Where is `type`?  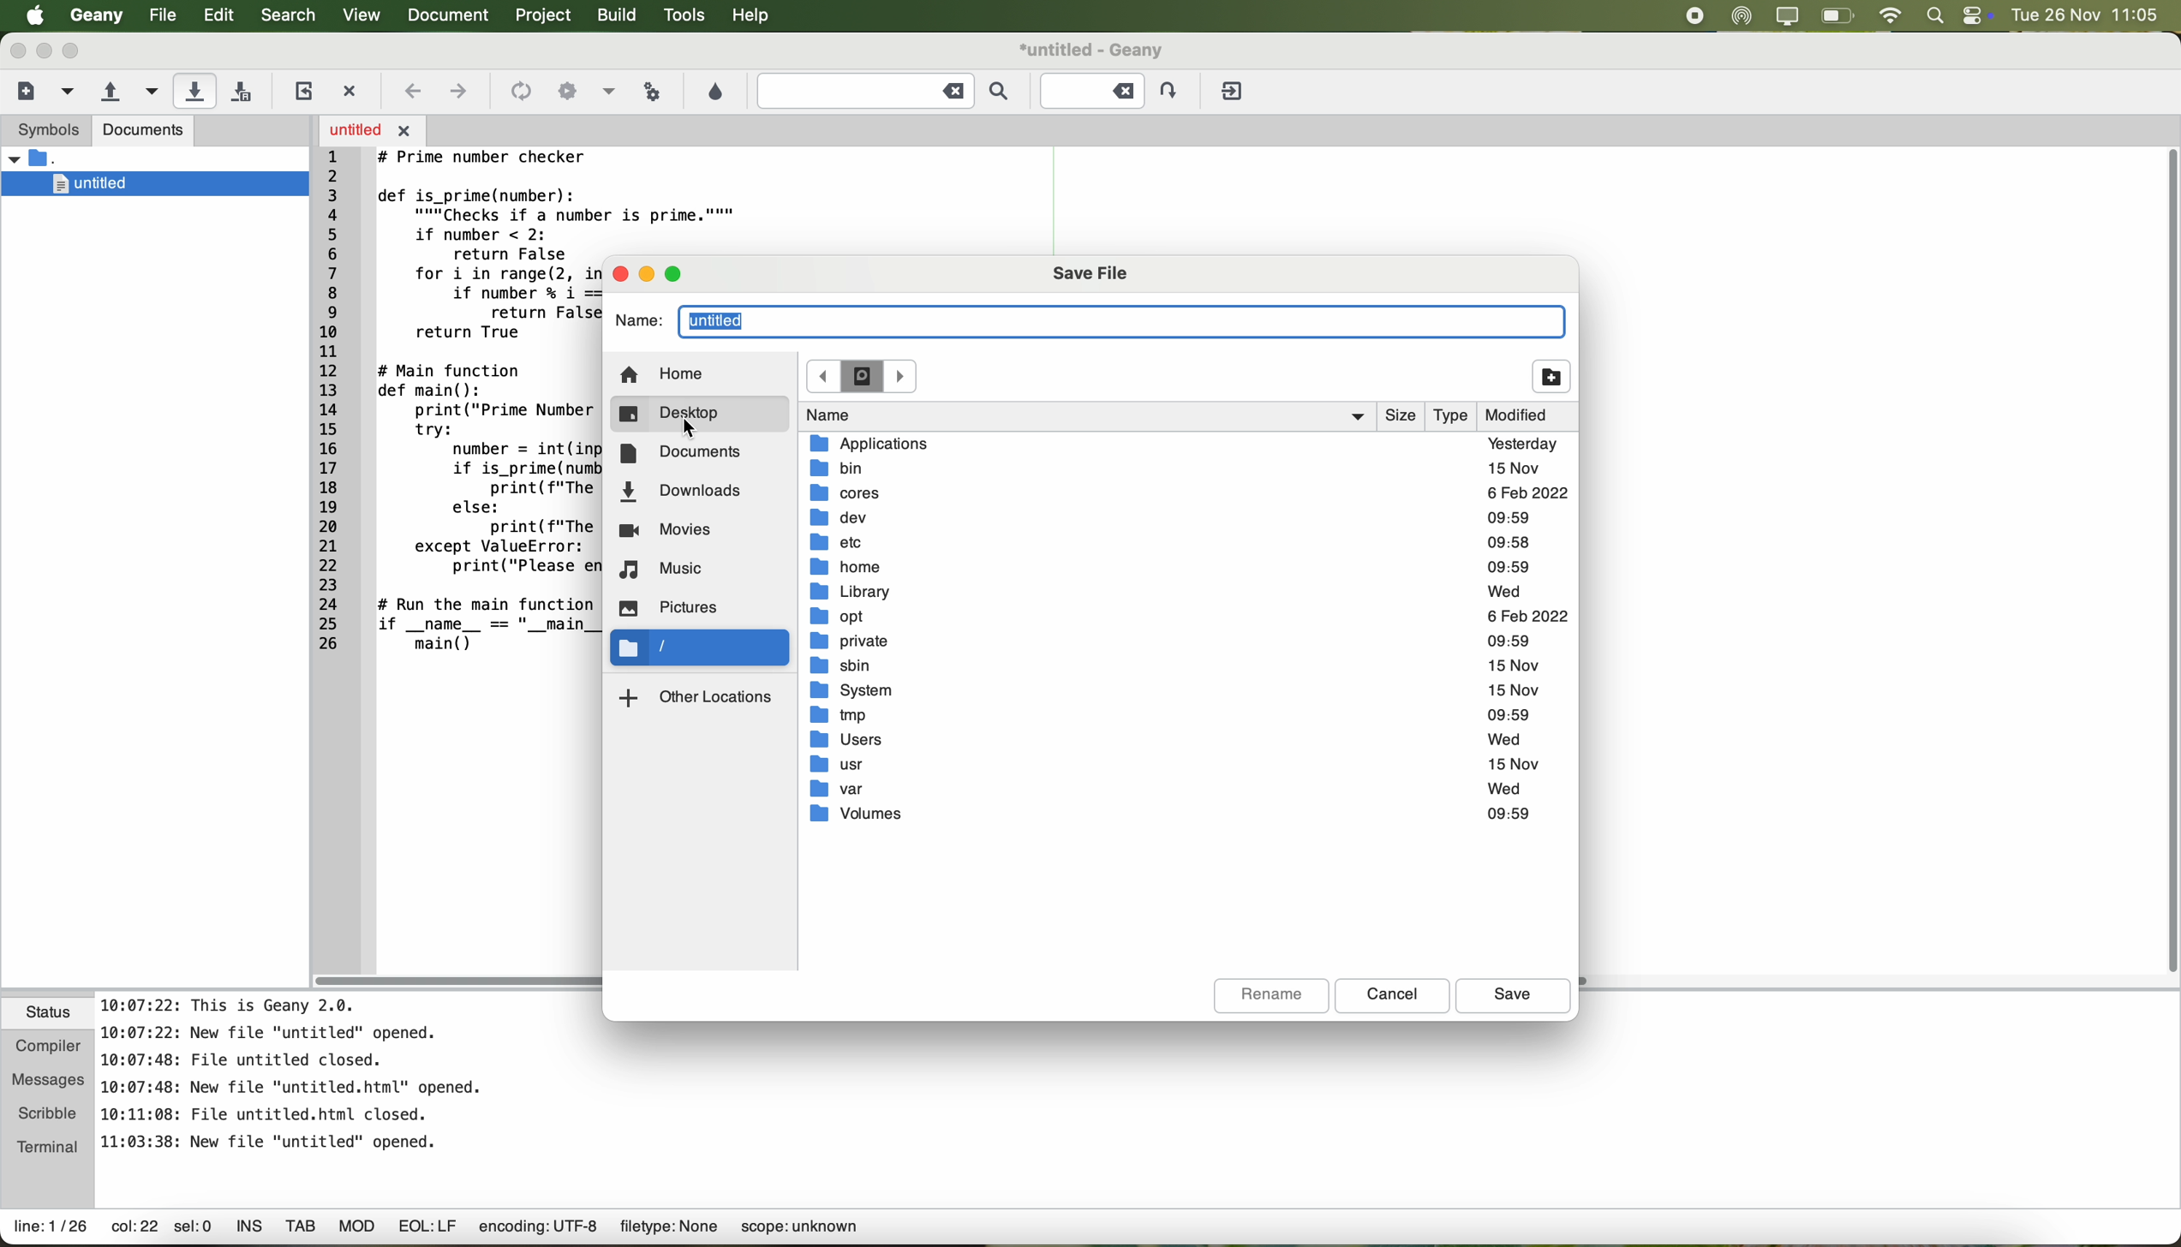
type is located at coordinates (1455, 416).